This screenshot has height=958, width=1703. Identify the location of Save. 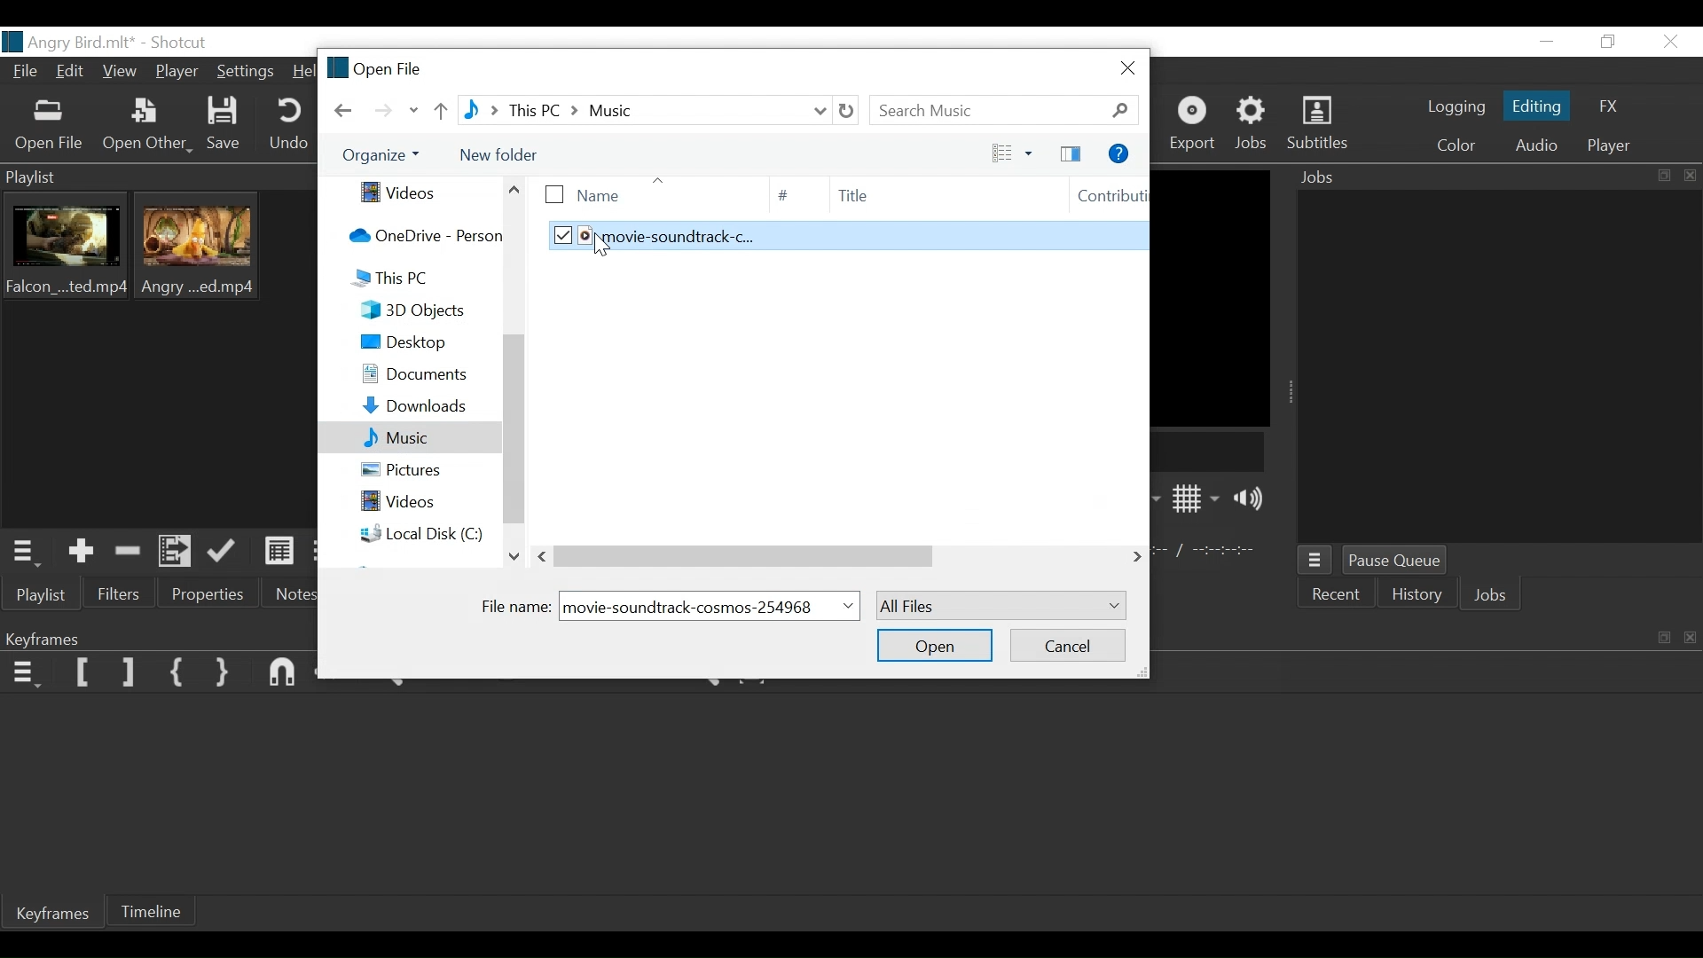
(227, 124).